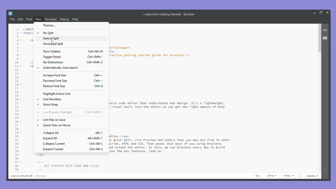 The height and width of the screenshot is (189, 336). Describe the element at coordinates (17, 111) in the screenshot. I see `23` at that location.